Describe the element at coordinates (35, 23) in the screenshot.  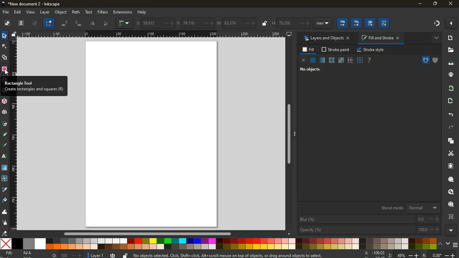
I see `photo` at that location.